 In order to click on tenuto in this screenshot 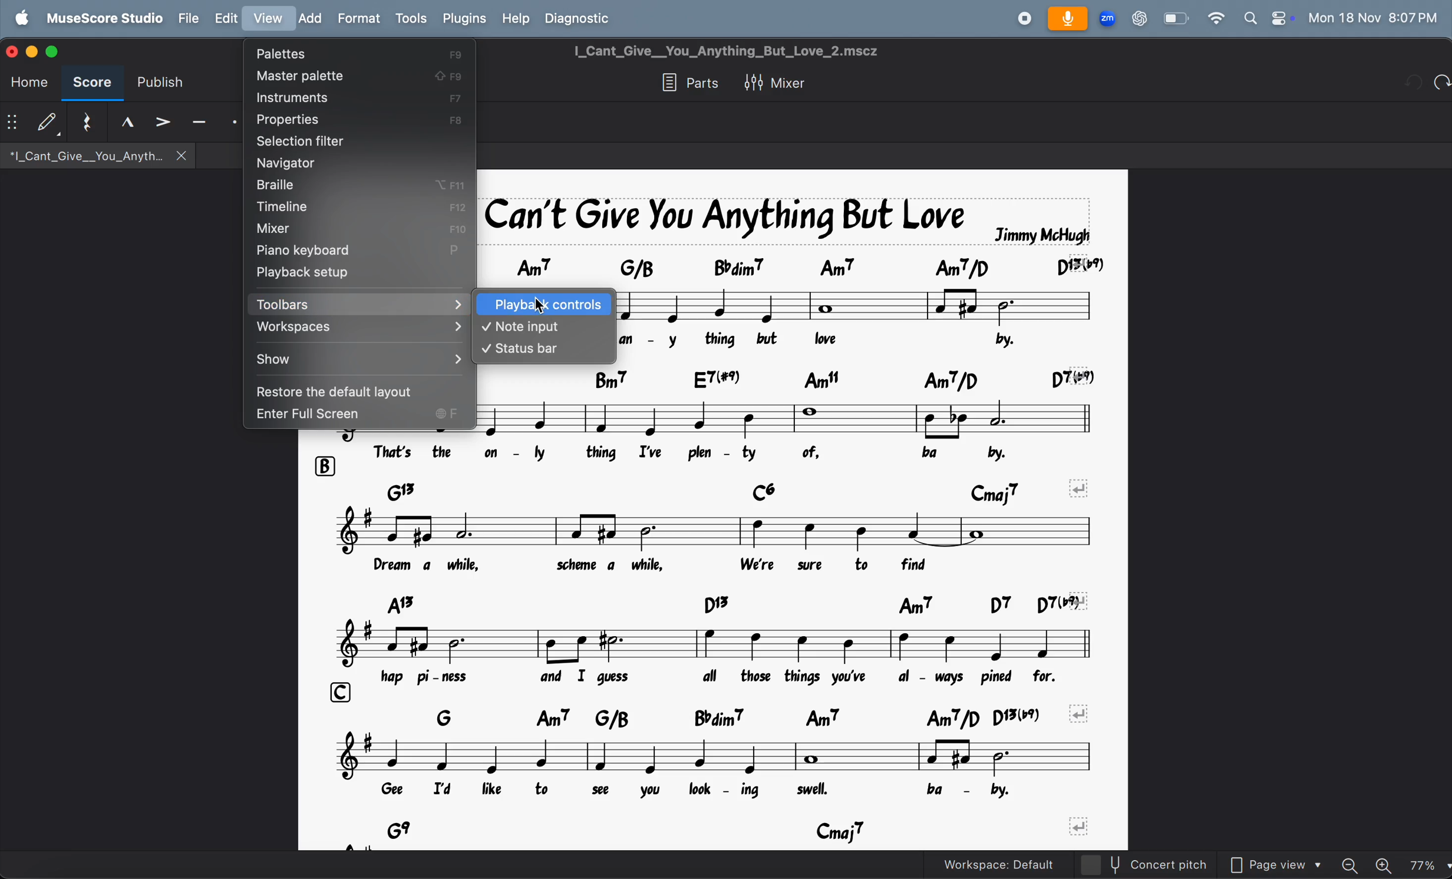, I will do `click(122, 124)`.